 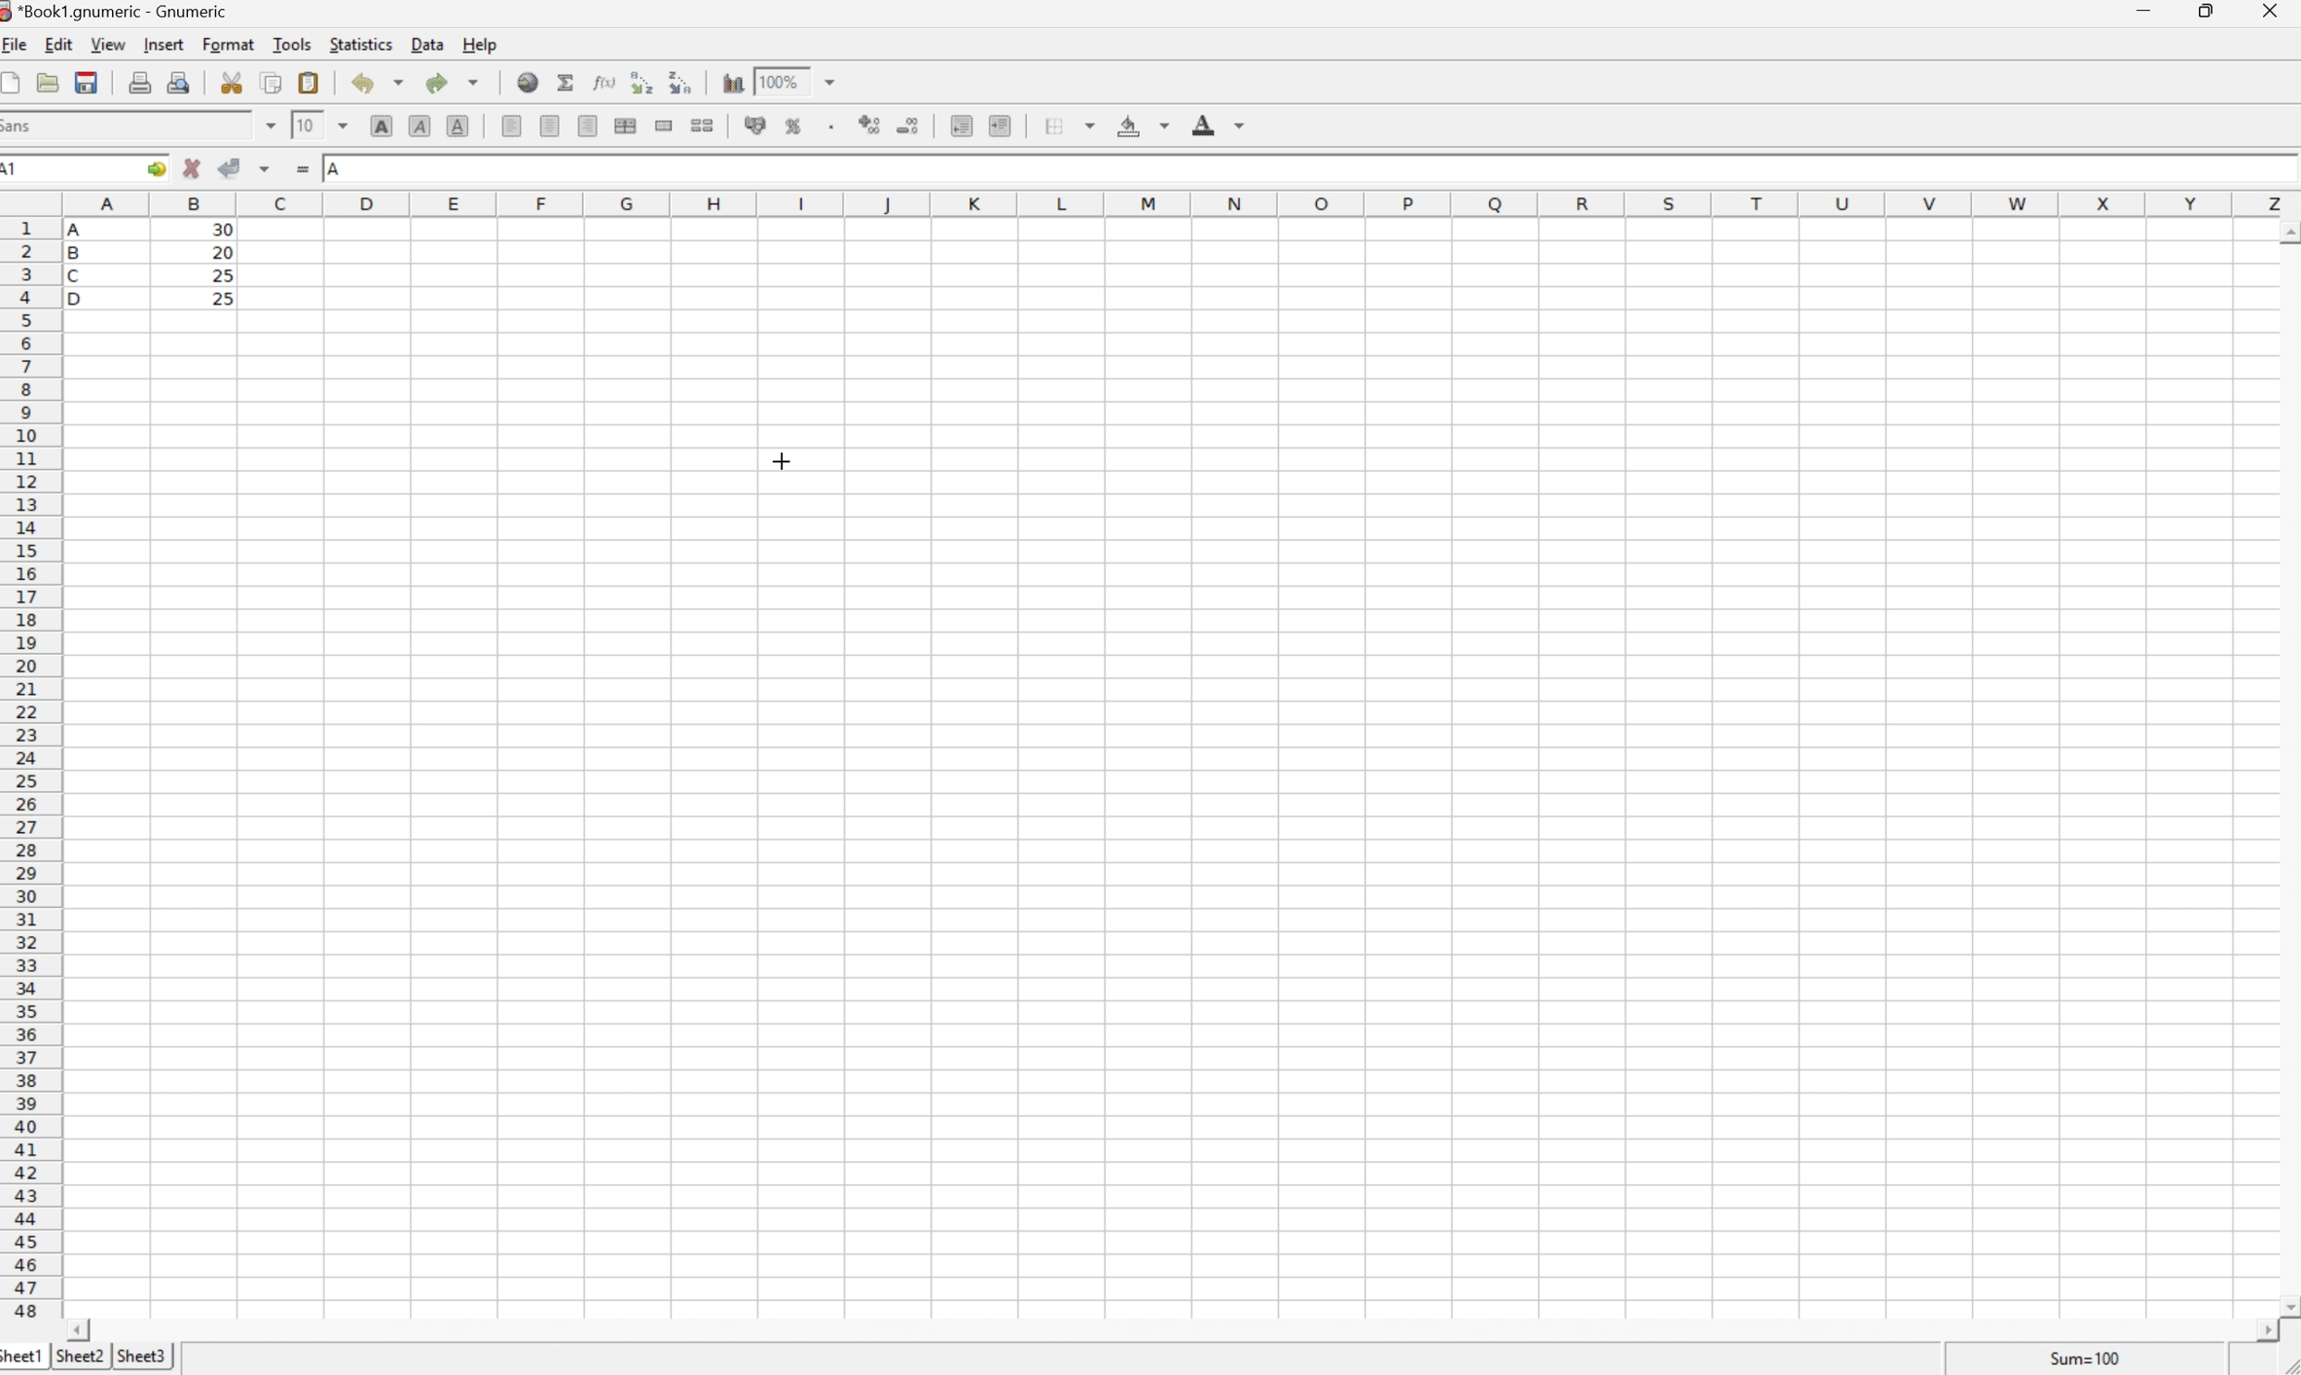 I want to click on Print the current file, so click(x=140, y=82).